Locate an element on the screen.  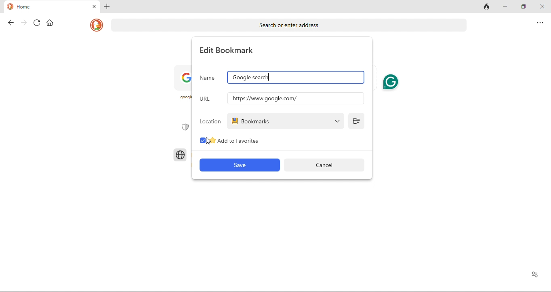
add folder is located at coordinates (358, 121).